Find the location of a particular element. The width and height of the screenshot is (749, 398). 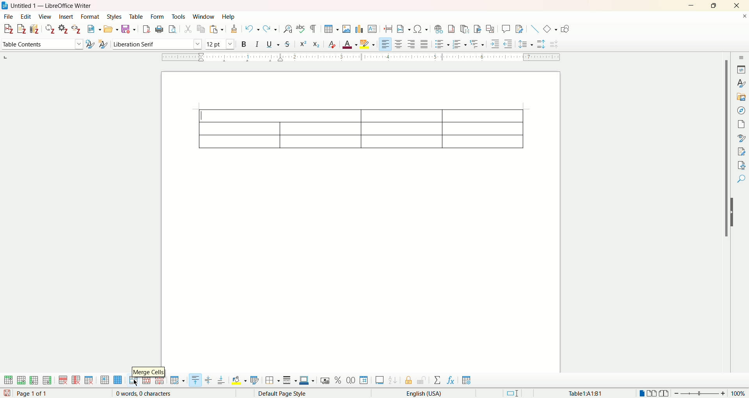

select table is located at coordinates (117, 378).